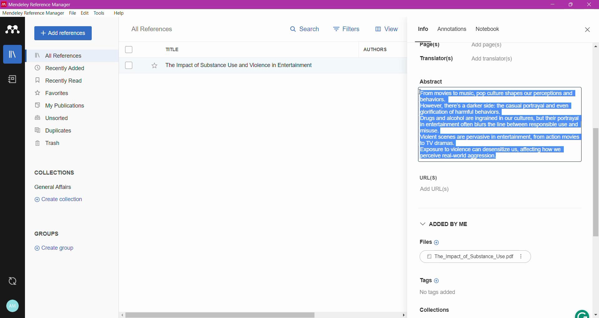 The width and height of the screenshot is (599, 318). Describe the element at coordinates (64, 33) in the screenshot. I see `Add References` at that location.